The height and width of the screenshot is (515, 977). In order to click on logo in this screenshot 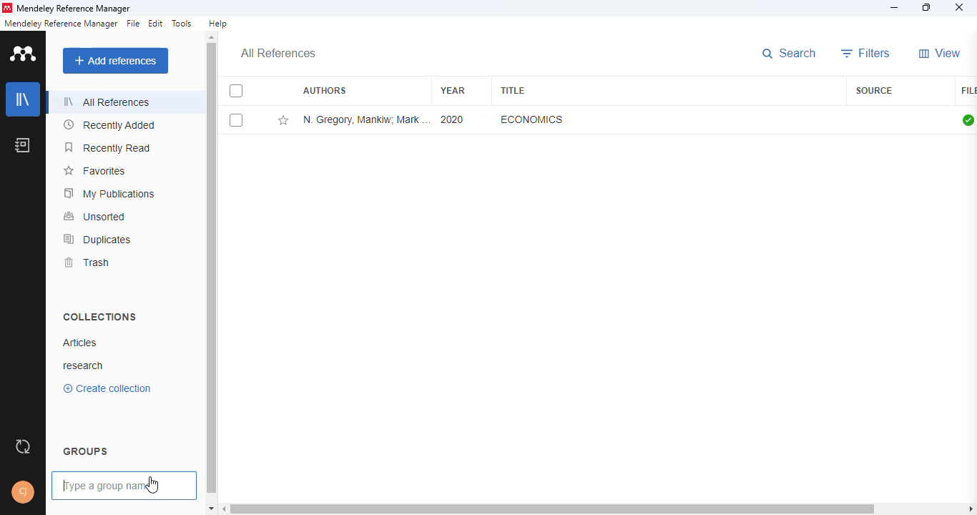, I will do `click(7, 8)`.